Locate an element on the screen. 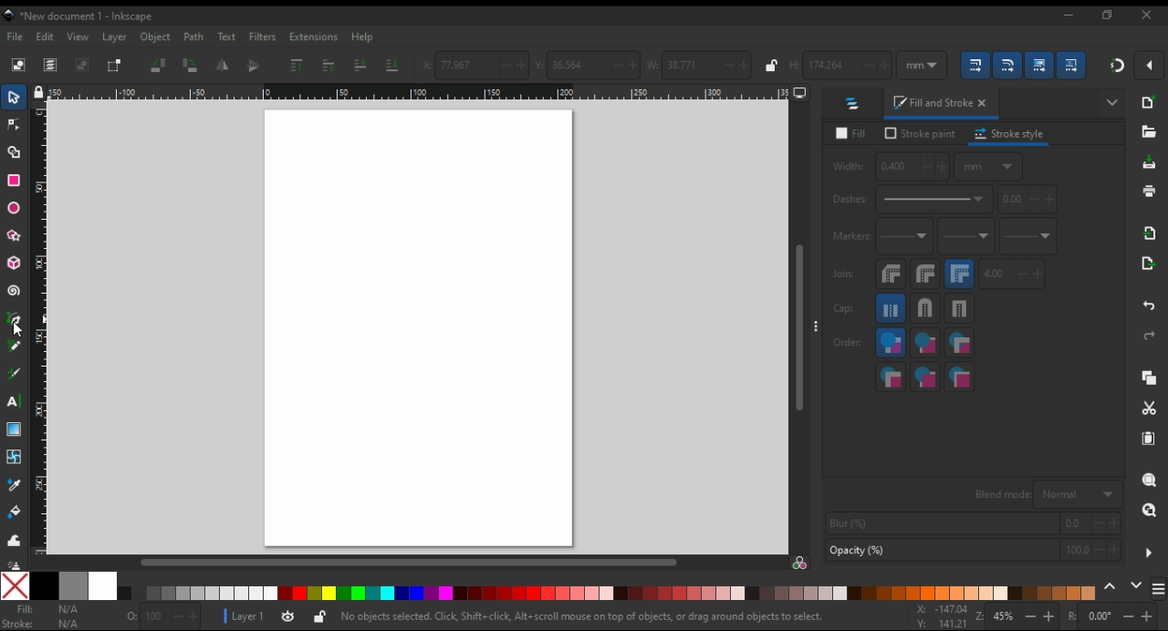 This screenshot has width=1168, height=631. gradient tool is located at coordinates (15, 429).